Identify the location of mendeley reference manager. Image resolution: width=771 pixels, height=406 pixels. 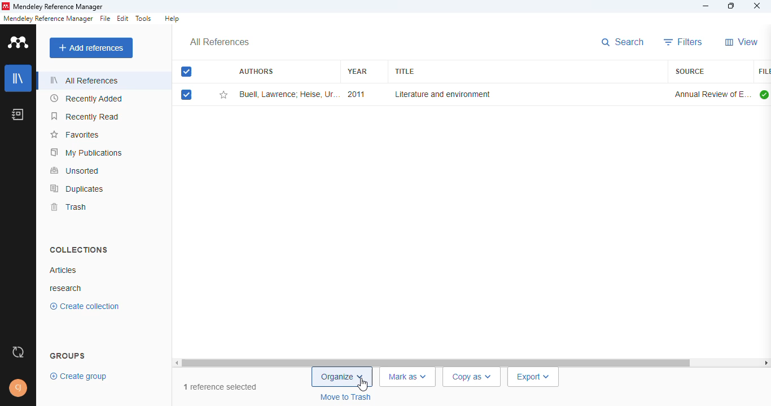
(48, 19).